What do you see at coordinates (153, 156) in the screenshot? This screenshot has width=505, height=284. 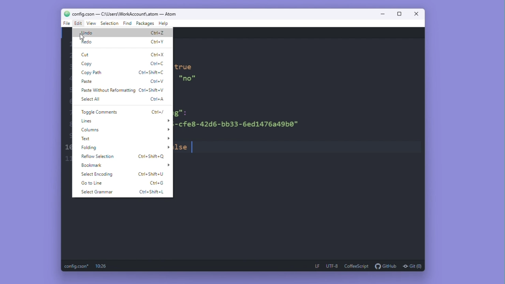 I see `ctrl+shift+q` at bounding box center [153, 156].